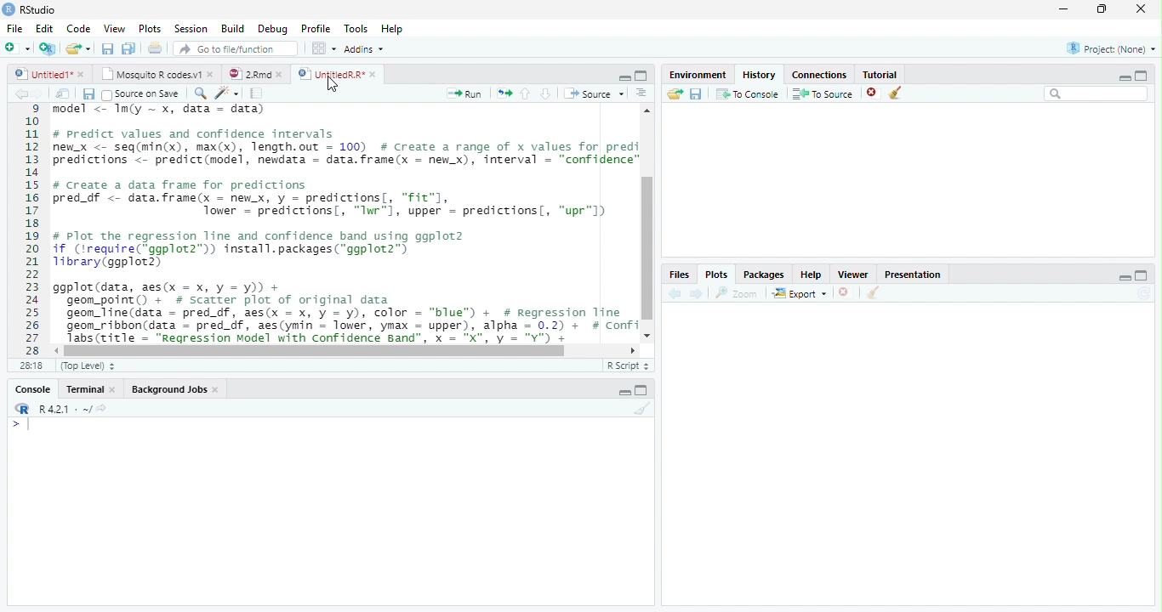 The image size is (1162, 612). I want to click on History, so click(759, 76).